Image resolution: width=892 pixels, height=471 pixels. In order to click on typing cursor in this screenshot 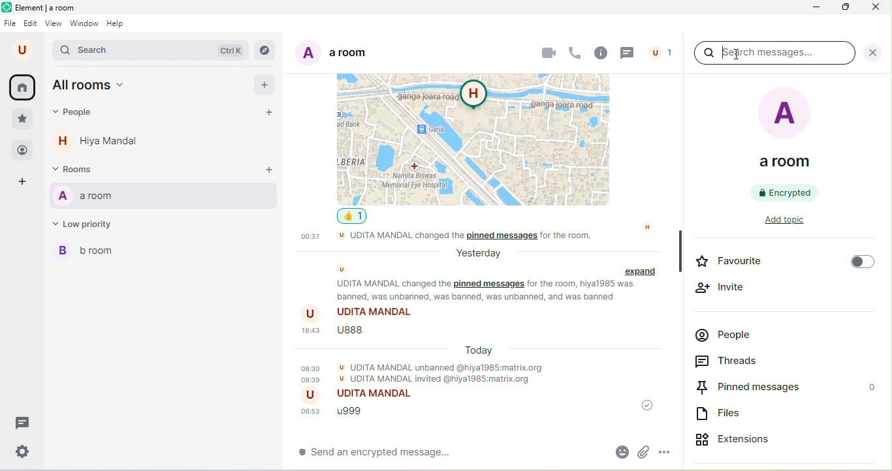, I will do `click(722, 53)`.